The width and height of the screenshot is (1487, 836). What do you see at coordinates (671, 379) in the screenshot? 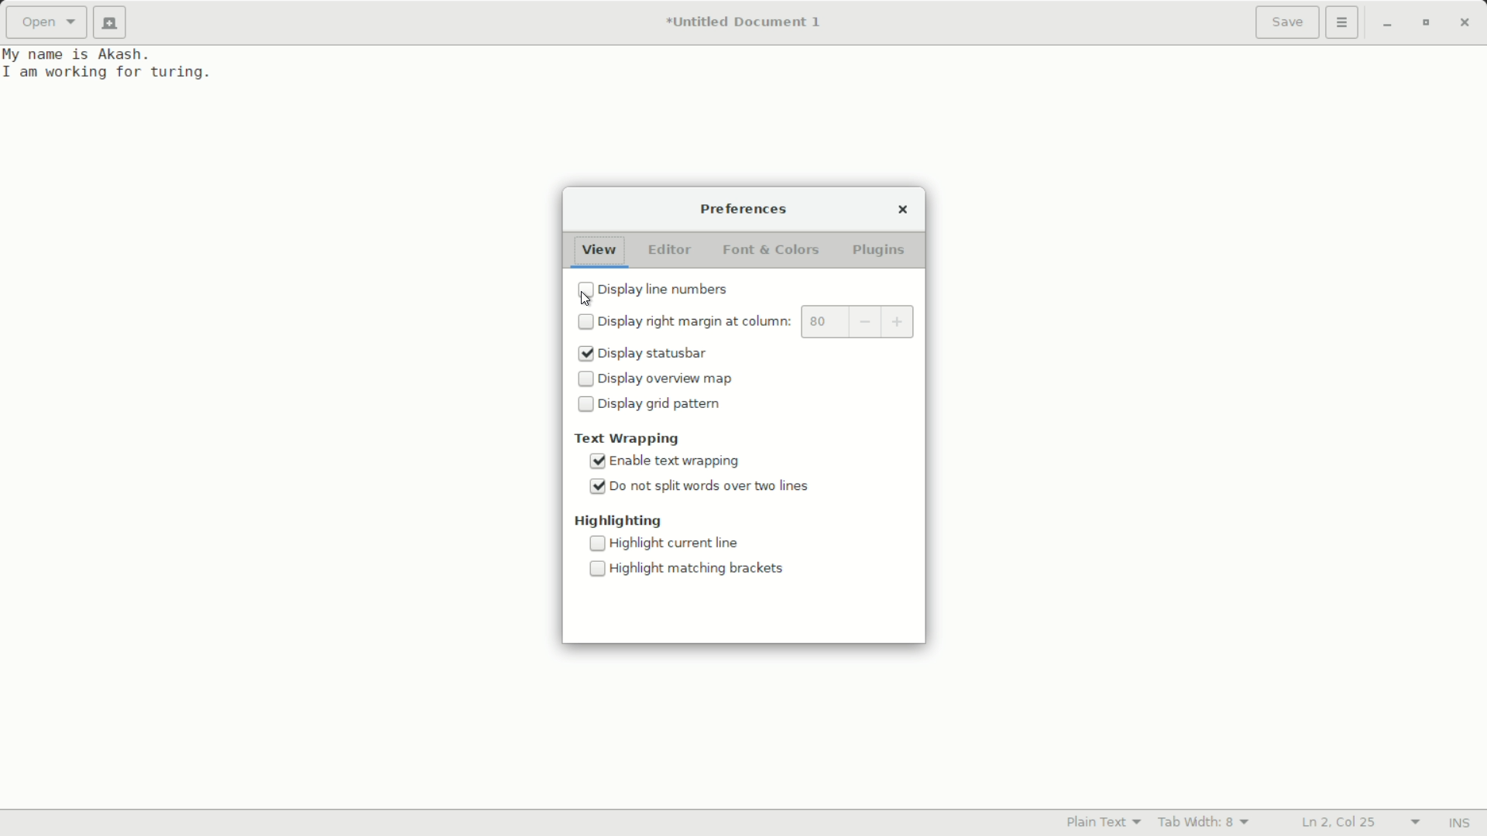
I see `display overview map` at bounding box center [671, 379].